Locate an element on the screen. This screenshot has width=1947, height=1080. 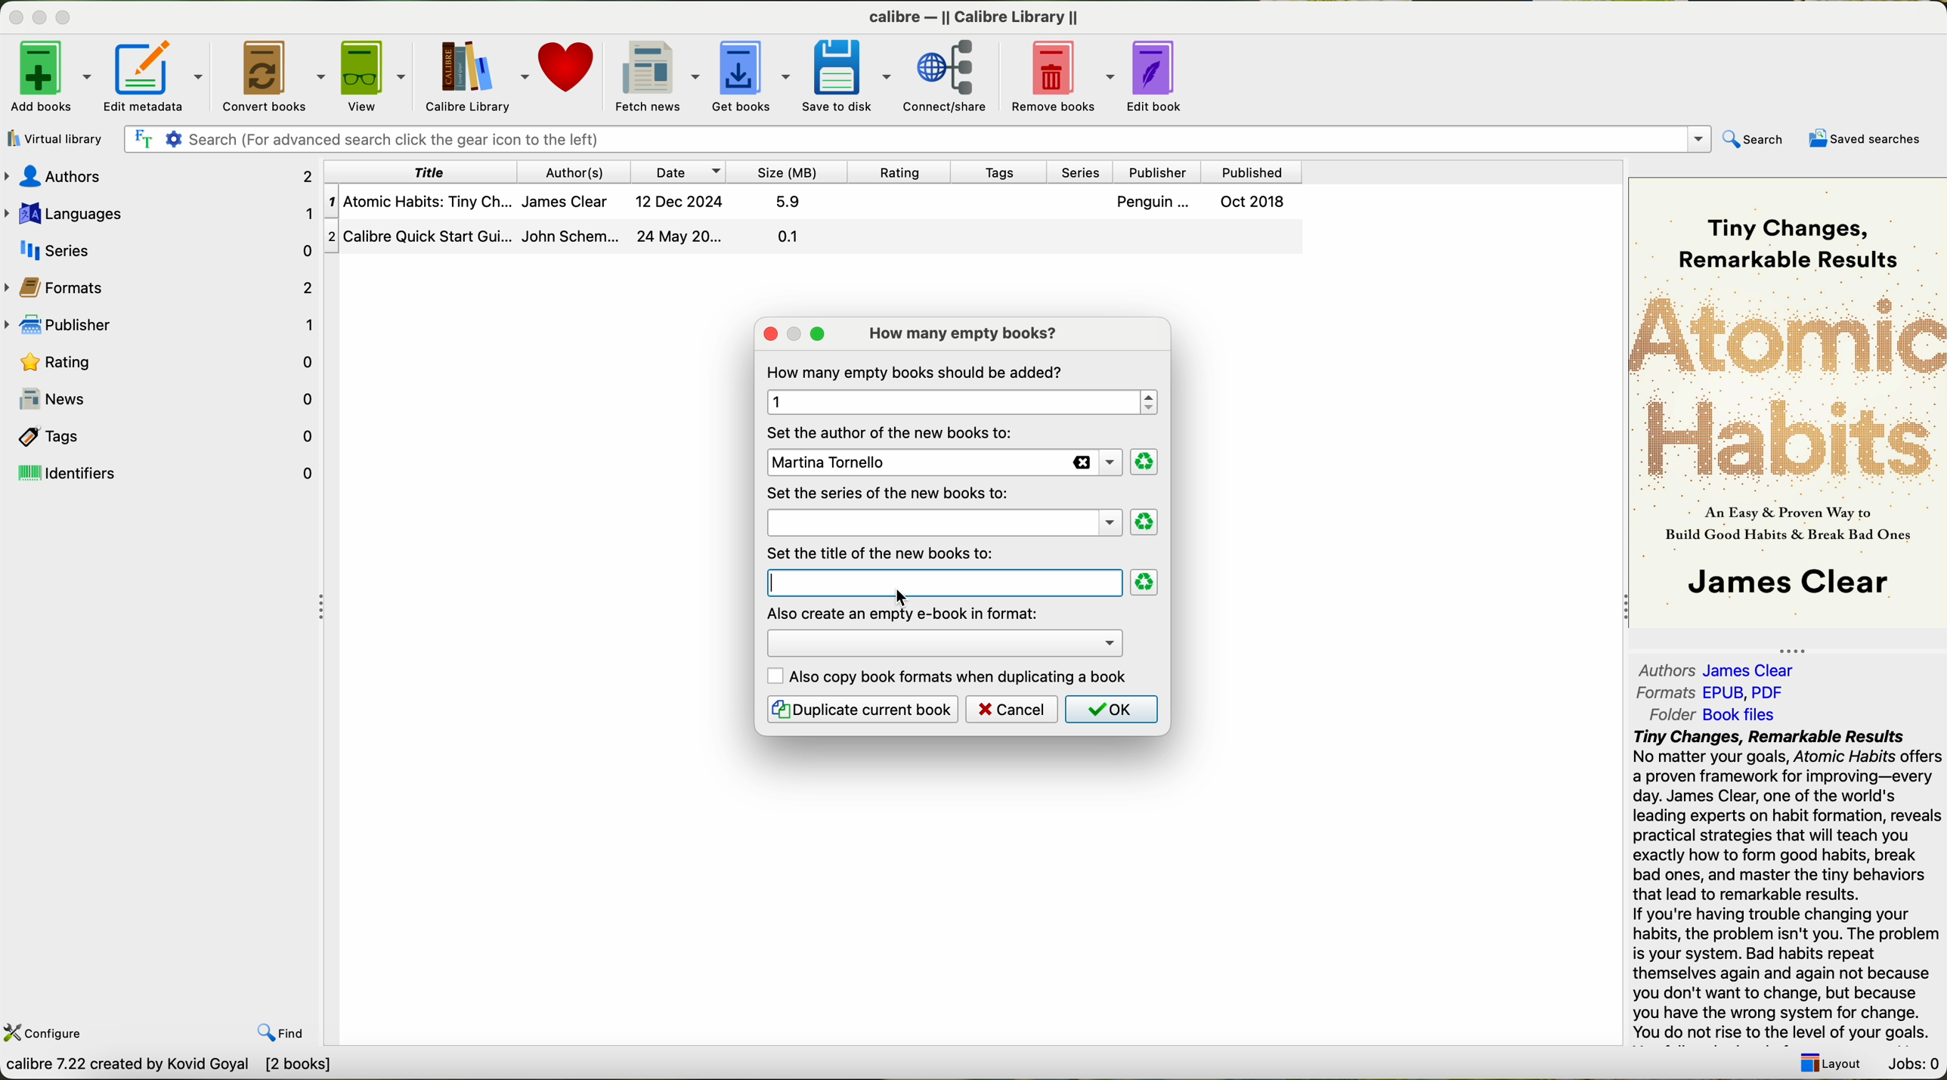
options is located at coordinates (943, 642).